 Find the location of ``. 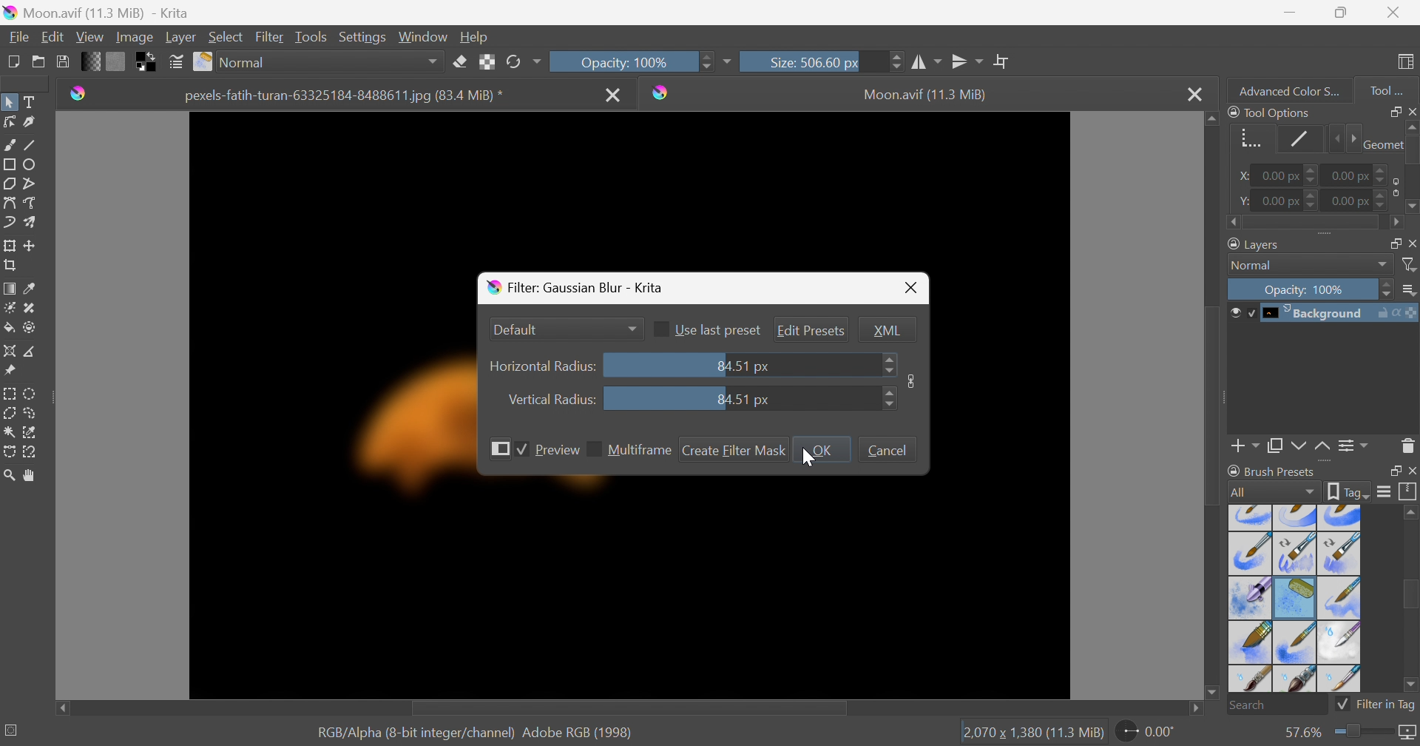

 is located at coordinates (12, 61).